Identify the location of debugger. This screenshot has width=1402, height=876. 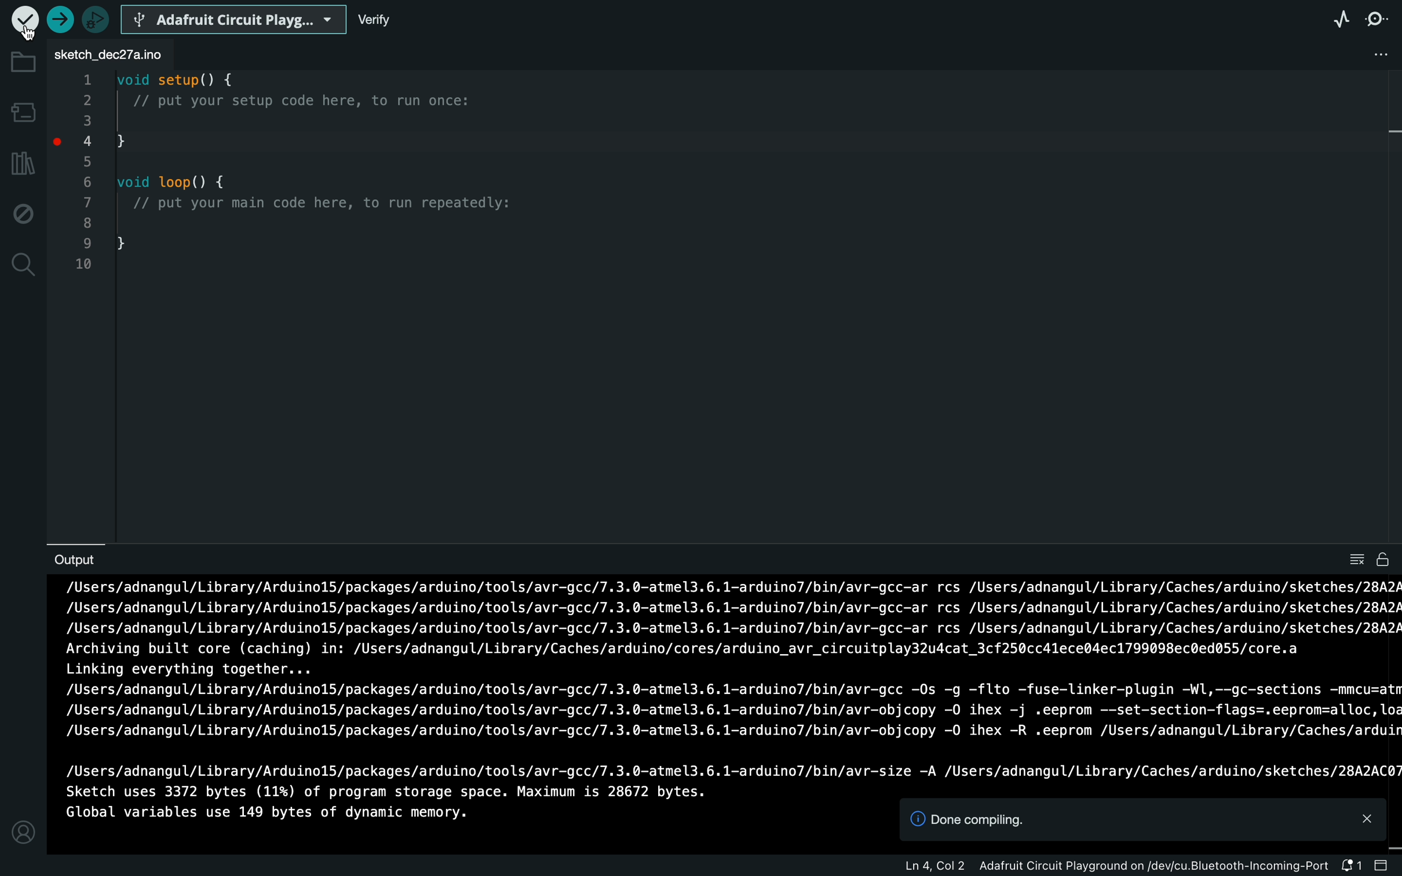
(95, 17).